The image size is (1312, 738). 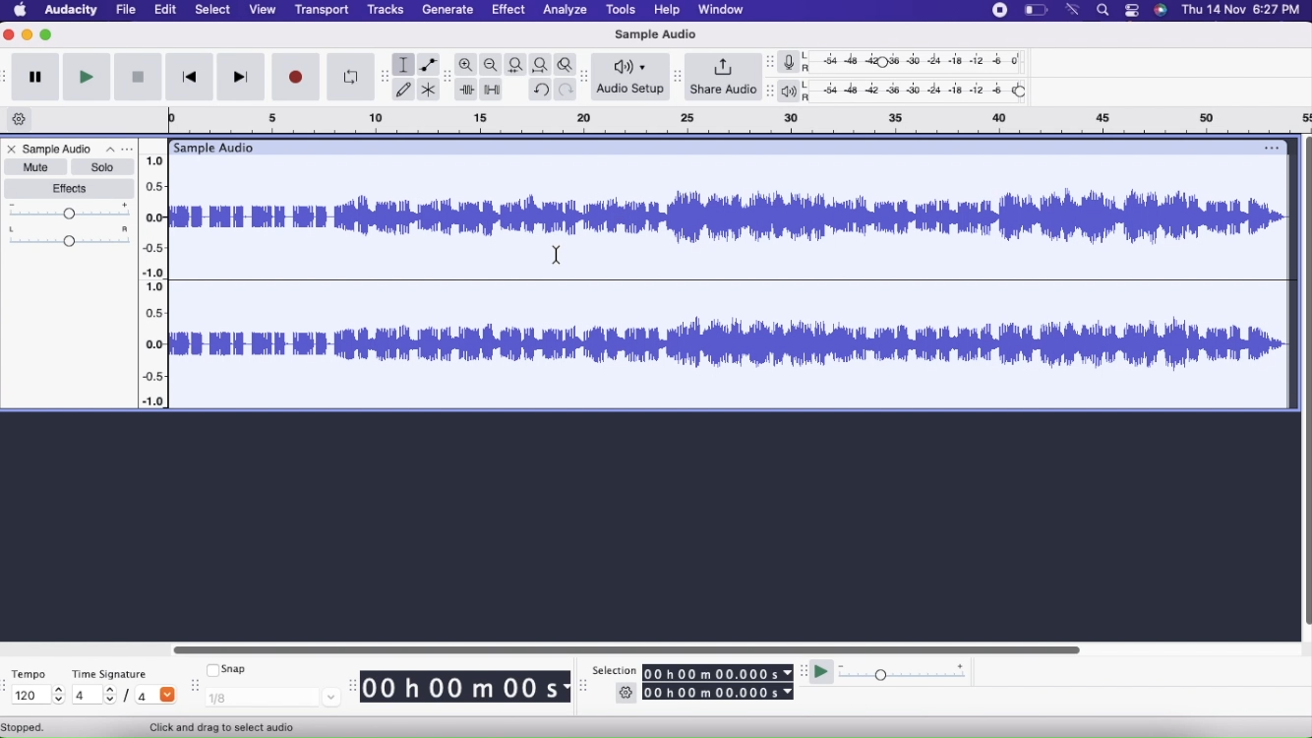 I want to click on 00 h 00 m 19 s, so click(x=466, y=688).